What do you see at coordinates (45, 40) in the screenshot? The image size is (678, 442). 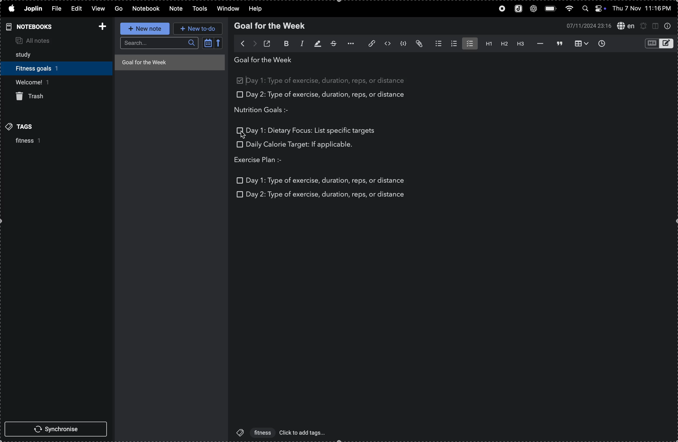 I see `all notes` at bounding box center [45, 40].